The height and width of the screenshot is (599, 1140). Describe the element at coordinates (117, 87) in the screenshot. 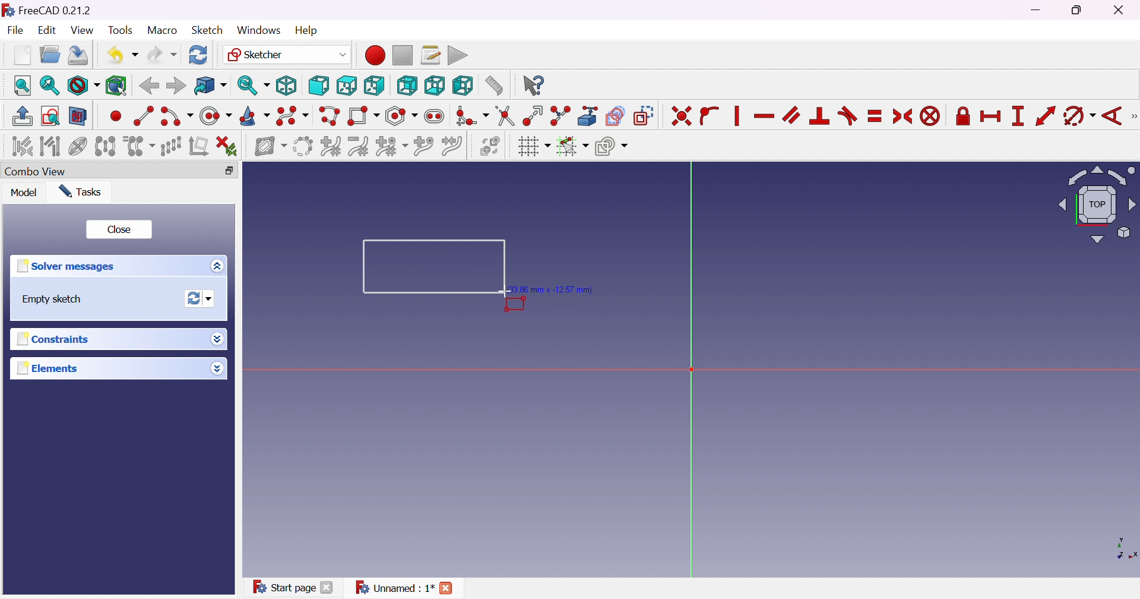

I see `Bounding box` at that location.